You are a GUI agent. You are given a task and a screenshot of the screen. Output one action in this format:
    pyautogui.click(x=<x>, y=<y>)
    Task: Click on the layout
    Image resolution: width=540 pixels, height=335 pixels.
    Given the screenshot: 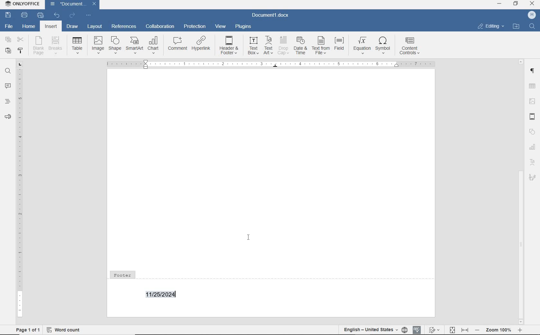 What is the action you would take?
    pyautogui.click(x=95, y=27)
    